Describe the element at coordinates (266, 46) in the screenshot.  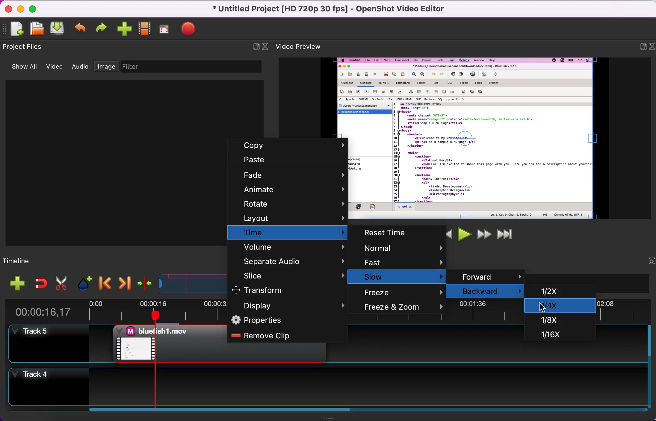
I see `close` at that location.